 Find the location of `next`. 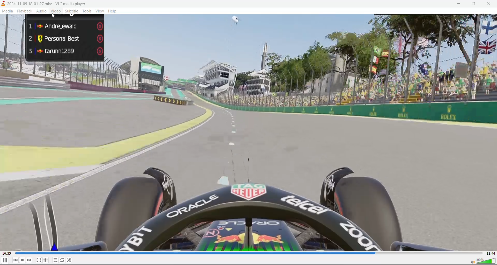

next is located at coordinates (29, 261).